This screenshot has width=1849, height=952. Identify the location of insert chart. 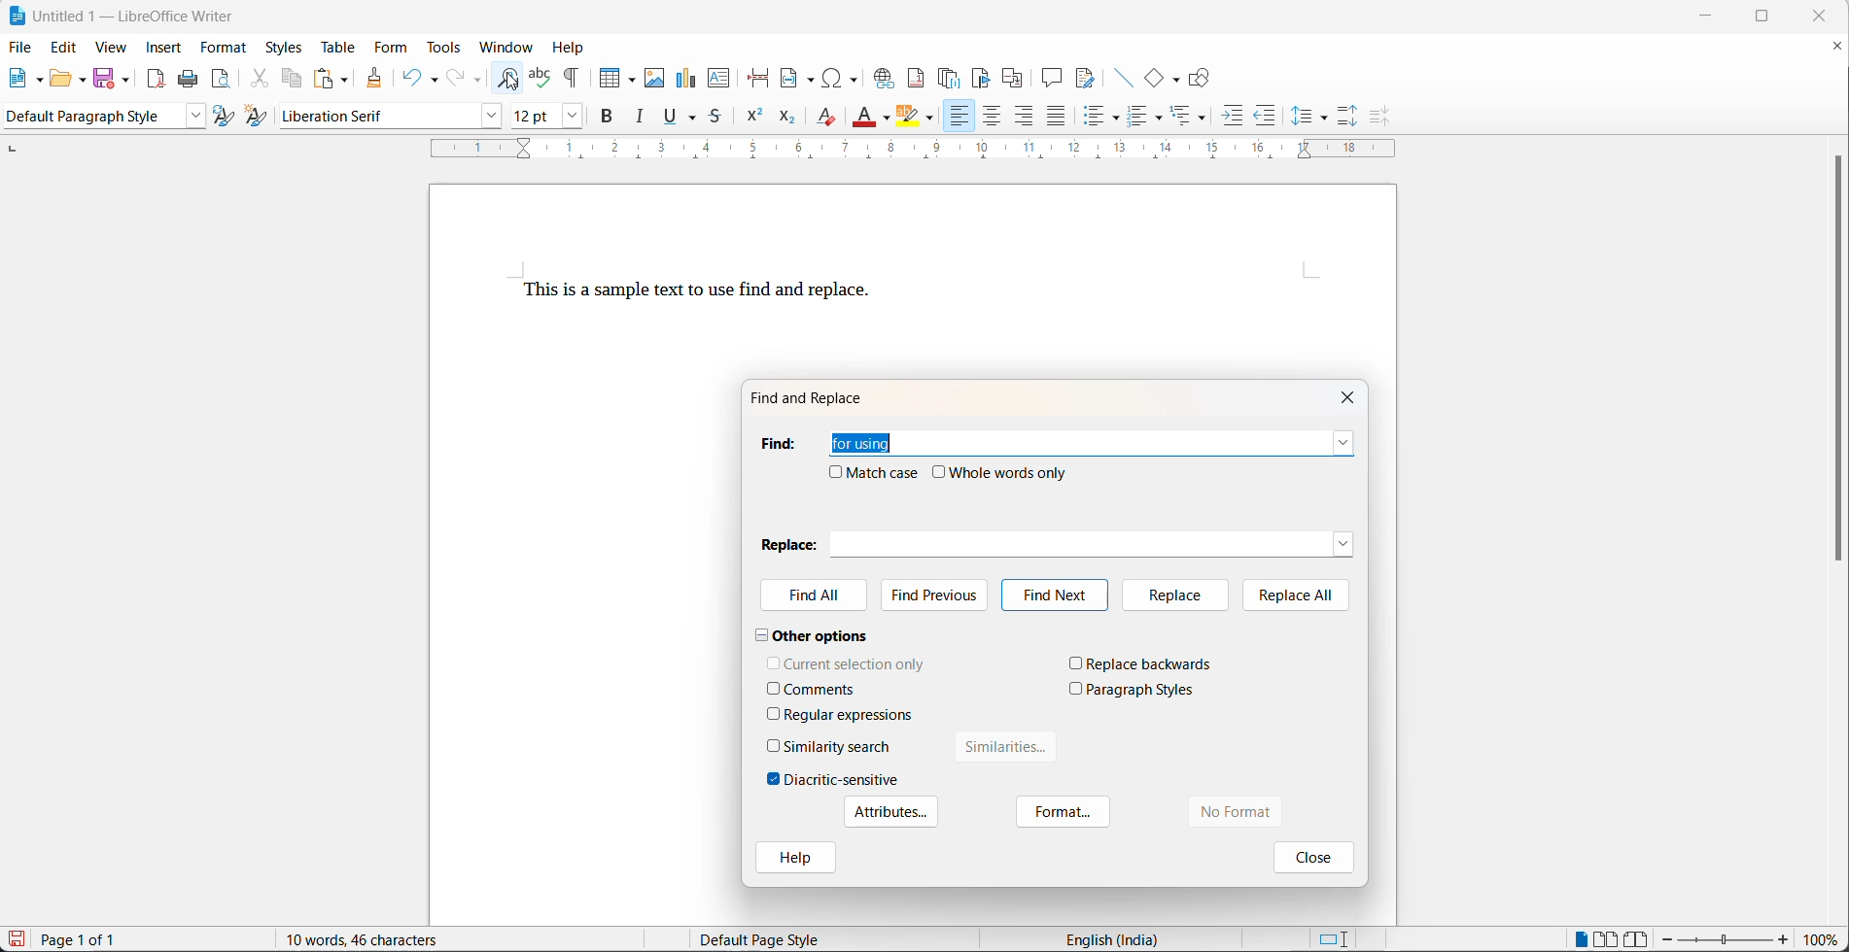
(688, 76).